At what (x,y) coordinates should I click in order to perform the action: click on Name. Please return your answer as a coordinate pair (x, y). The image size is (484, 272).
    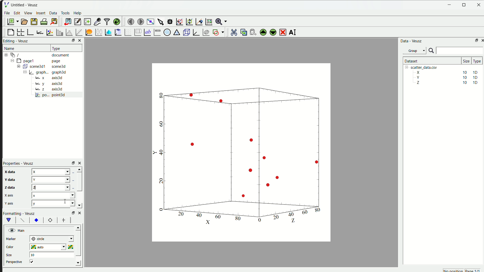
    Looking at the image, I should click on (10, 48).